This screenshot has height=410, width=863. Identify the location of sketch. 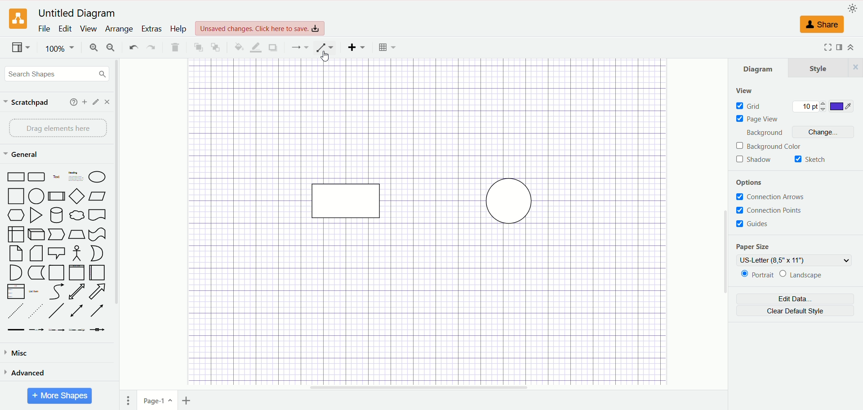
(810, 159).